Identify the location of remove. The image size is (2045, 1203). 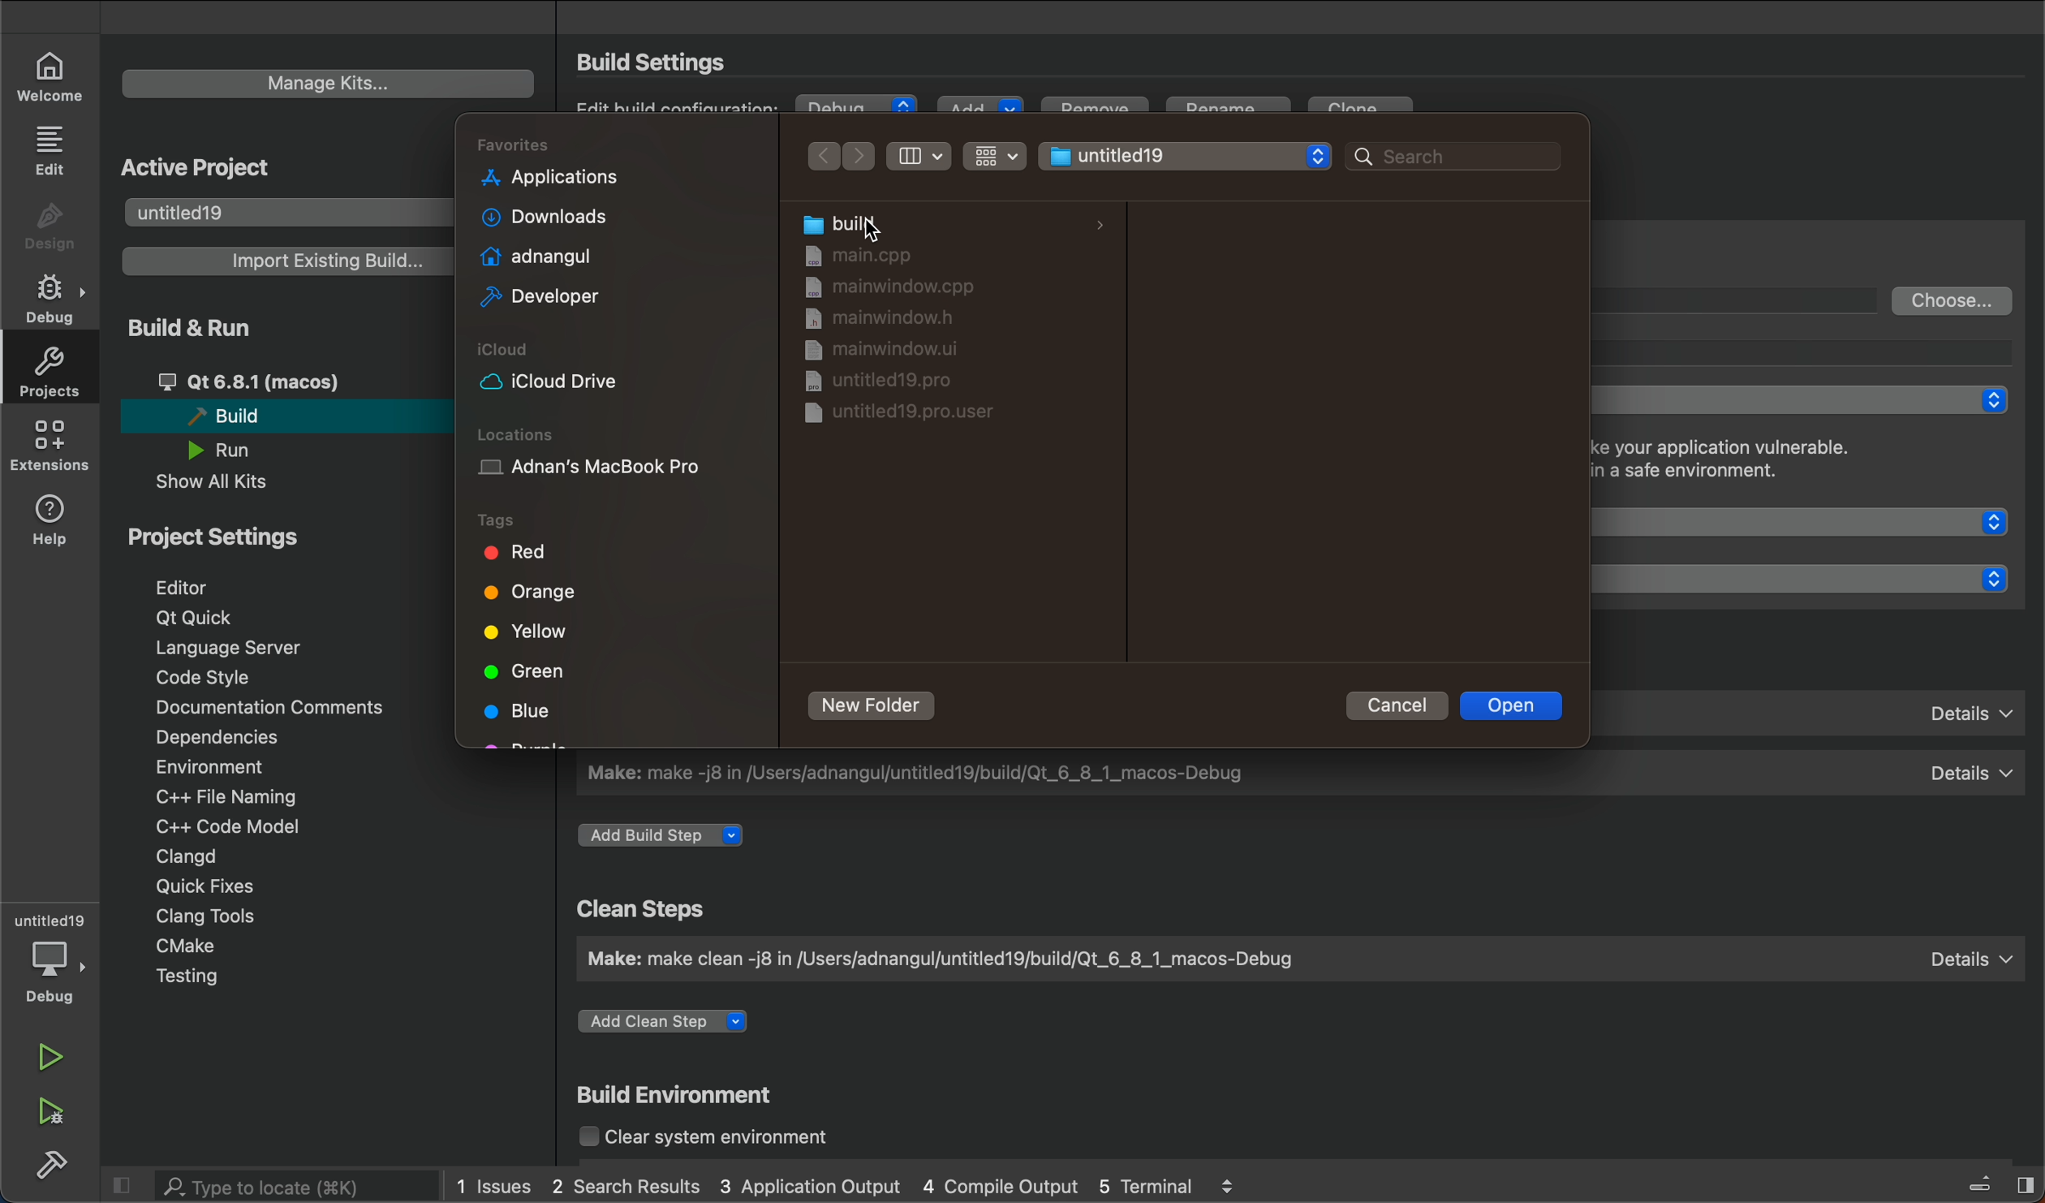
(1093, 113).